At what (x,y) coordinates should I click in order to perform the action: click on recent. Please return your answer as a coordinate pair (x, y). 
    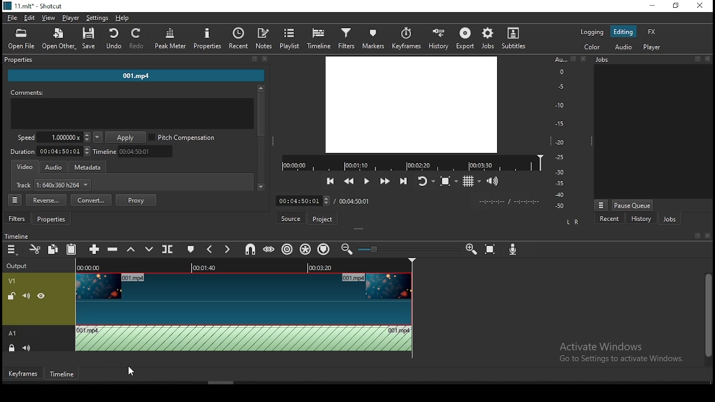
    Looking at the image, I should click on (609, 220).